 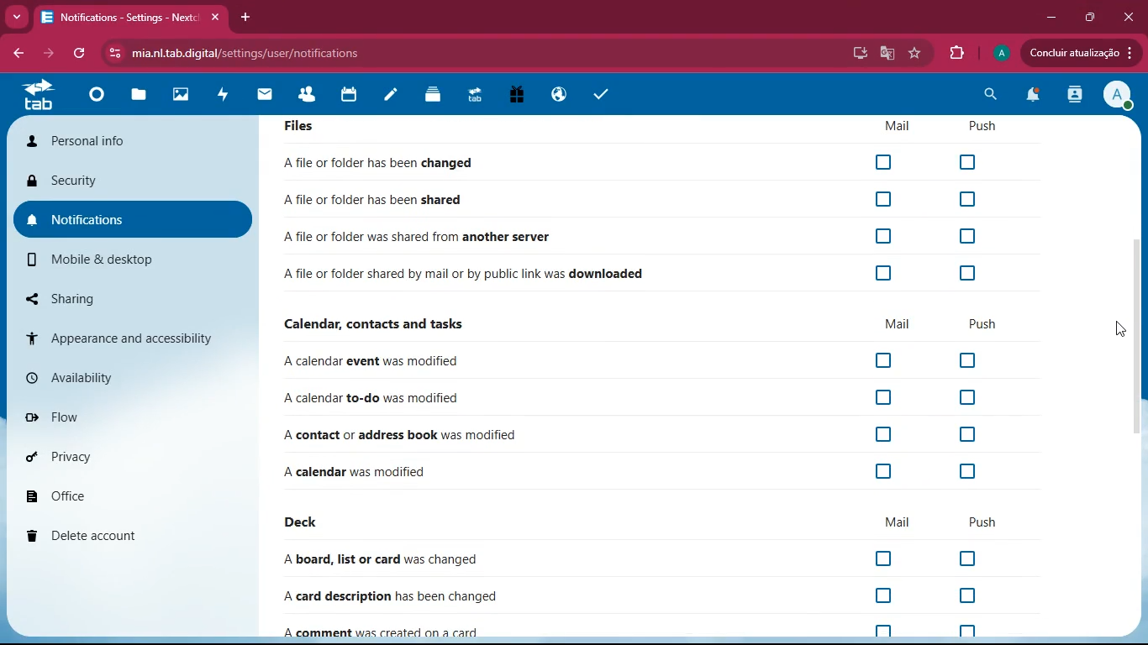 I want to click on board, so click(x=392, y=558).